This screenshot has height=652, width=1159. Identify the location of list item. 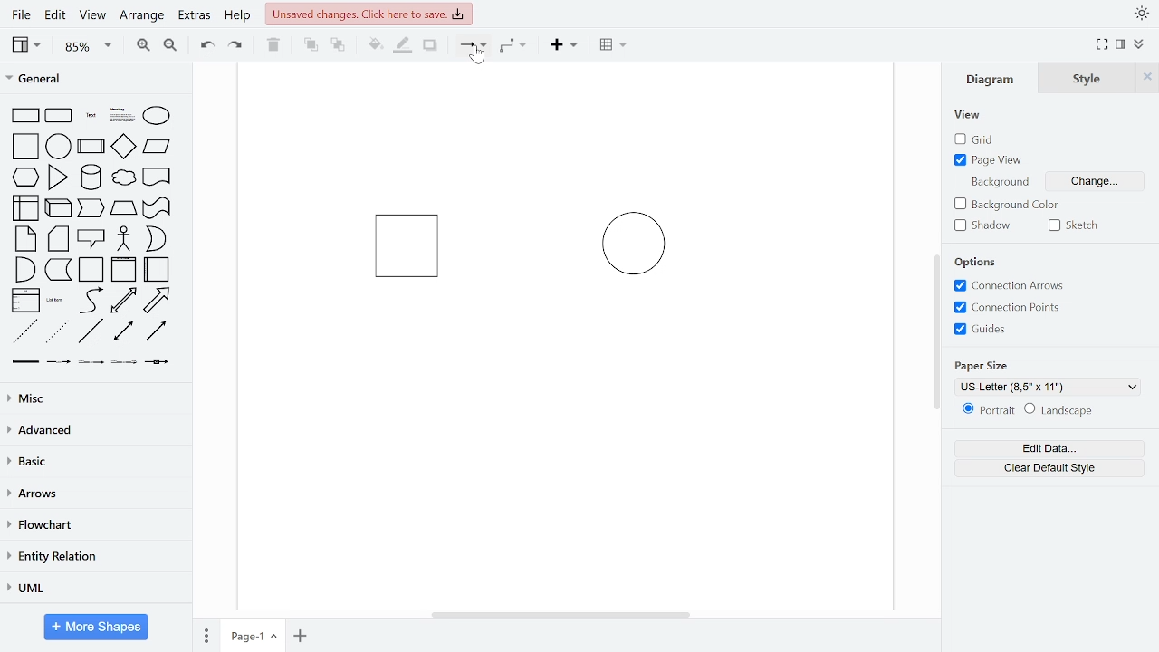
(55, 300).